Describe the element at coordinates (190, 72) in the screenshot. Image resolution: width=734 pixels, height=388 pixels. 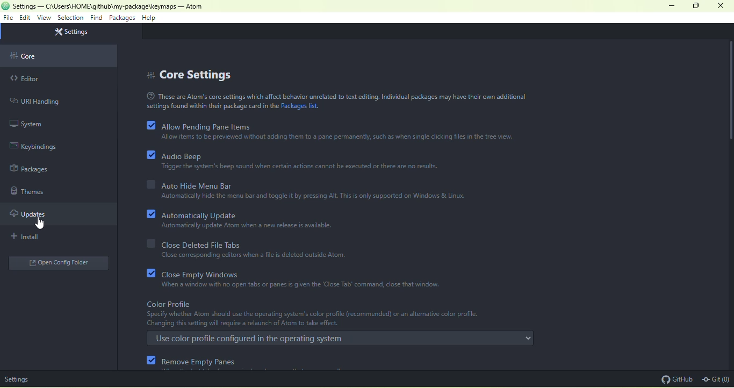
I see `core settings` at that location.